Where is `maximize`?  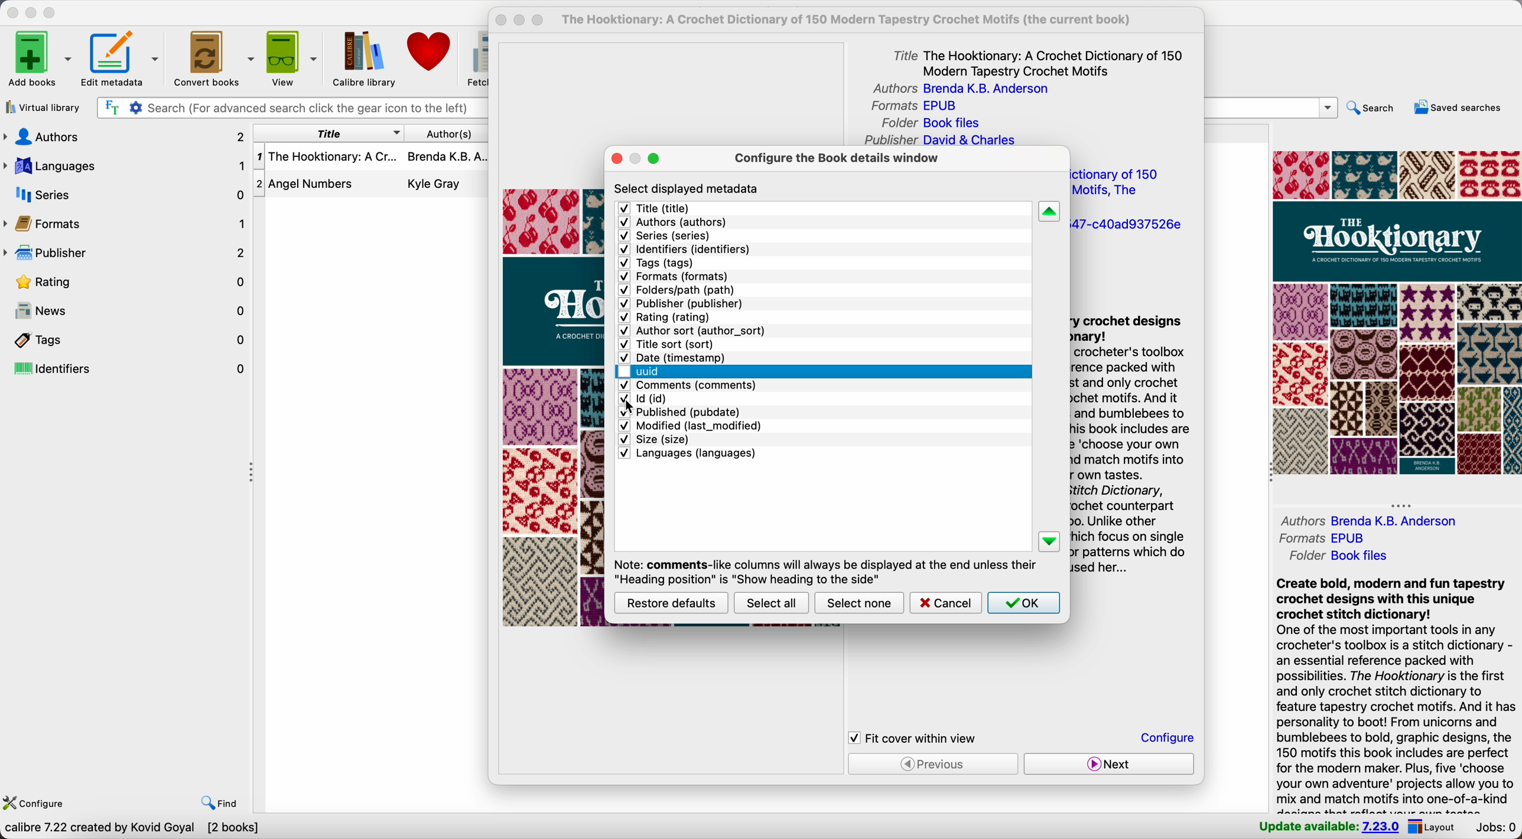 maximize is located at coordinates (538, 21).